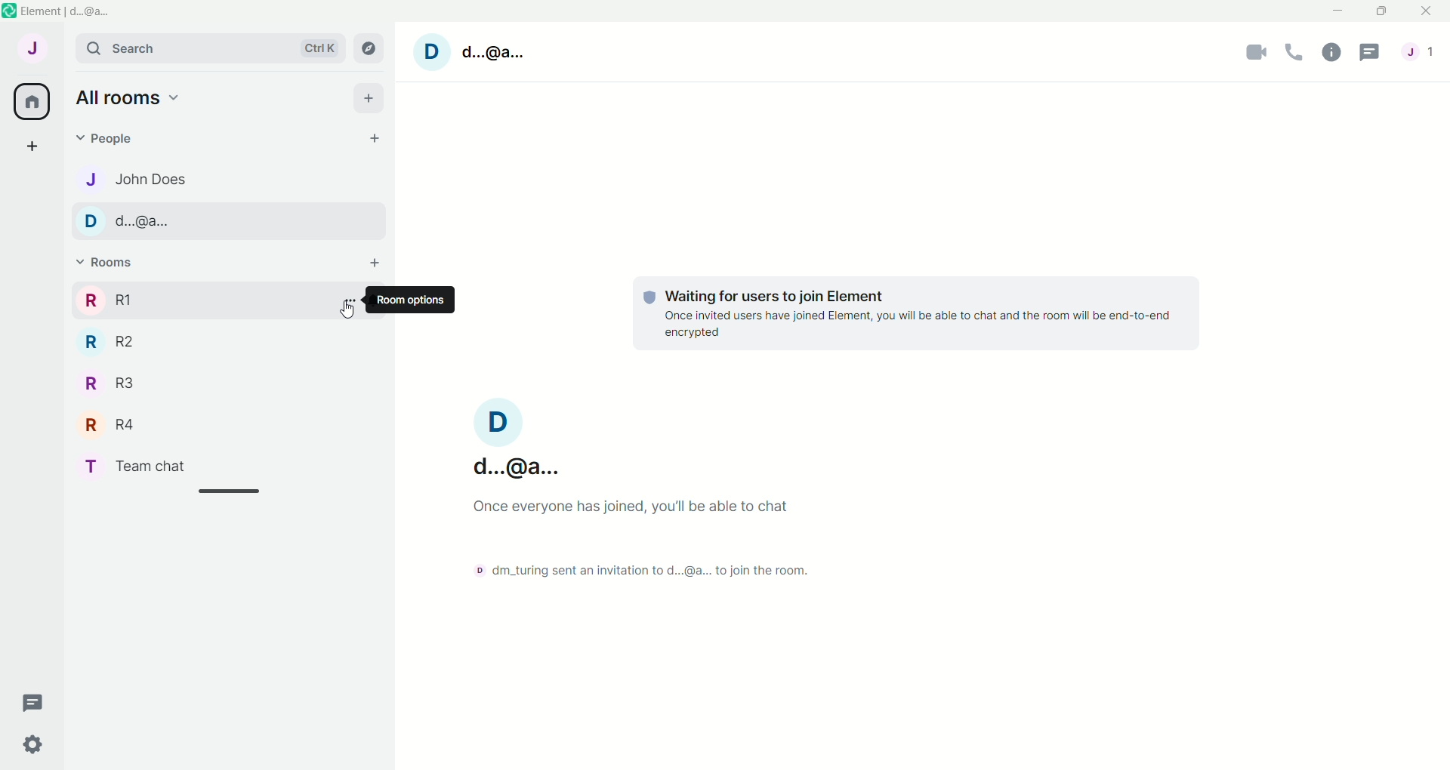 Image resolution: width=1450 pixels, height=770 pixels. What do you see at coordinates (125, 347) in the screenshot?
I see `R R2` at bounding box center [125, 347].